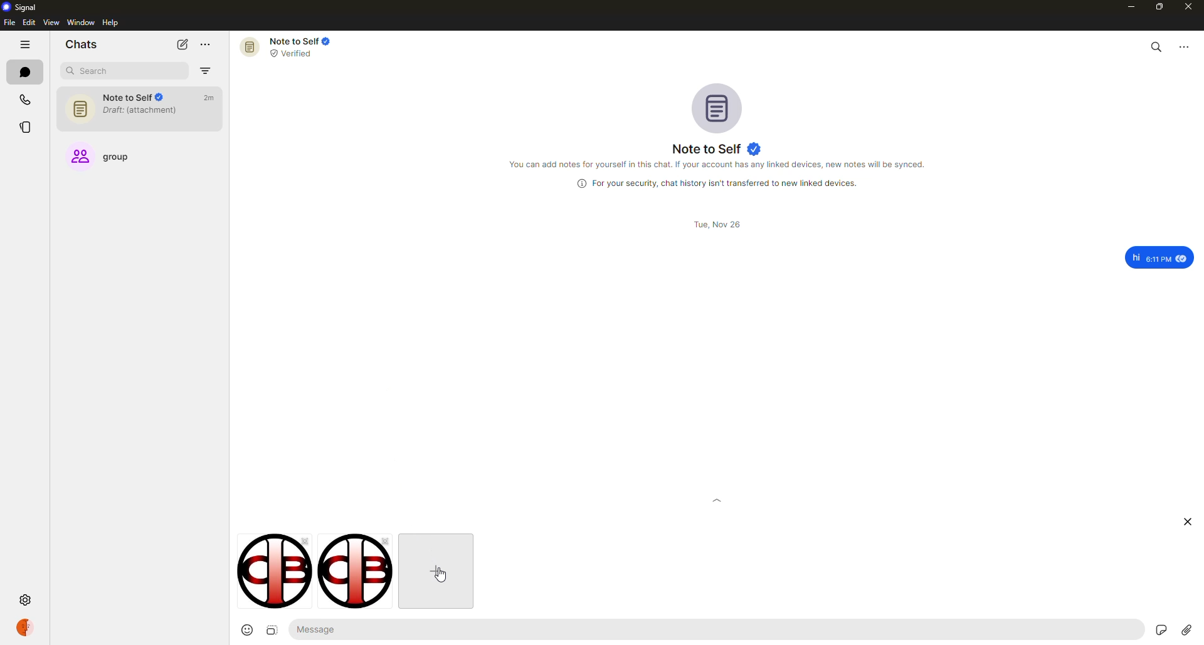  Describe the element at coordinates (717, 515) in the screenshot. I see `expand` at that location.